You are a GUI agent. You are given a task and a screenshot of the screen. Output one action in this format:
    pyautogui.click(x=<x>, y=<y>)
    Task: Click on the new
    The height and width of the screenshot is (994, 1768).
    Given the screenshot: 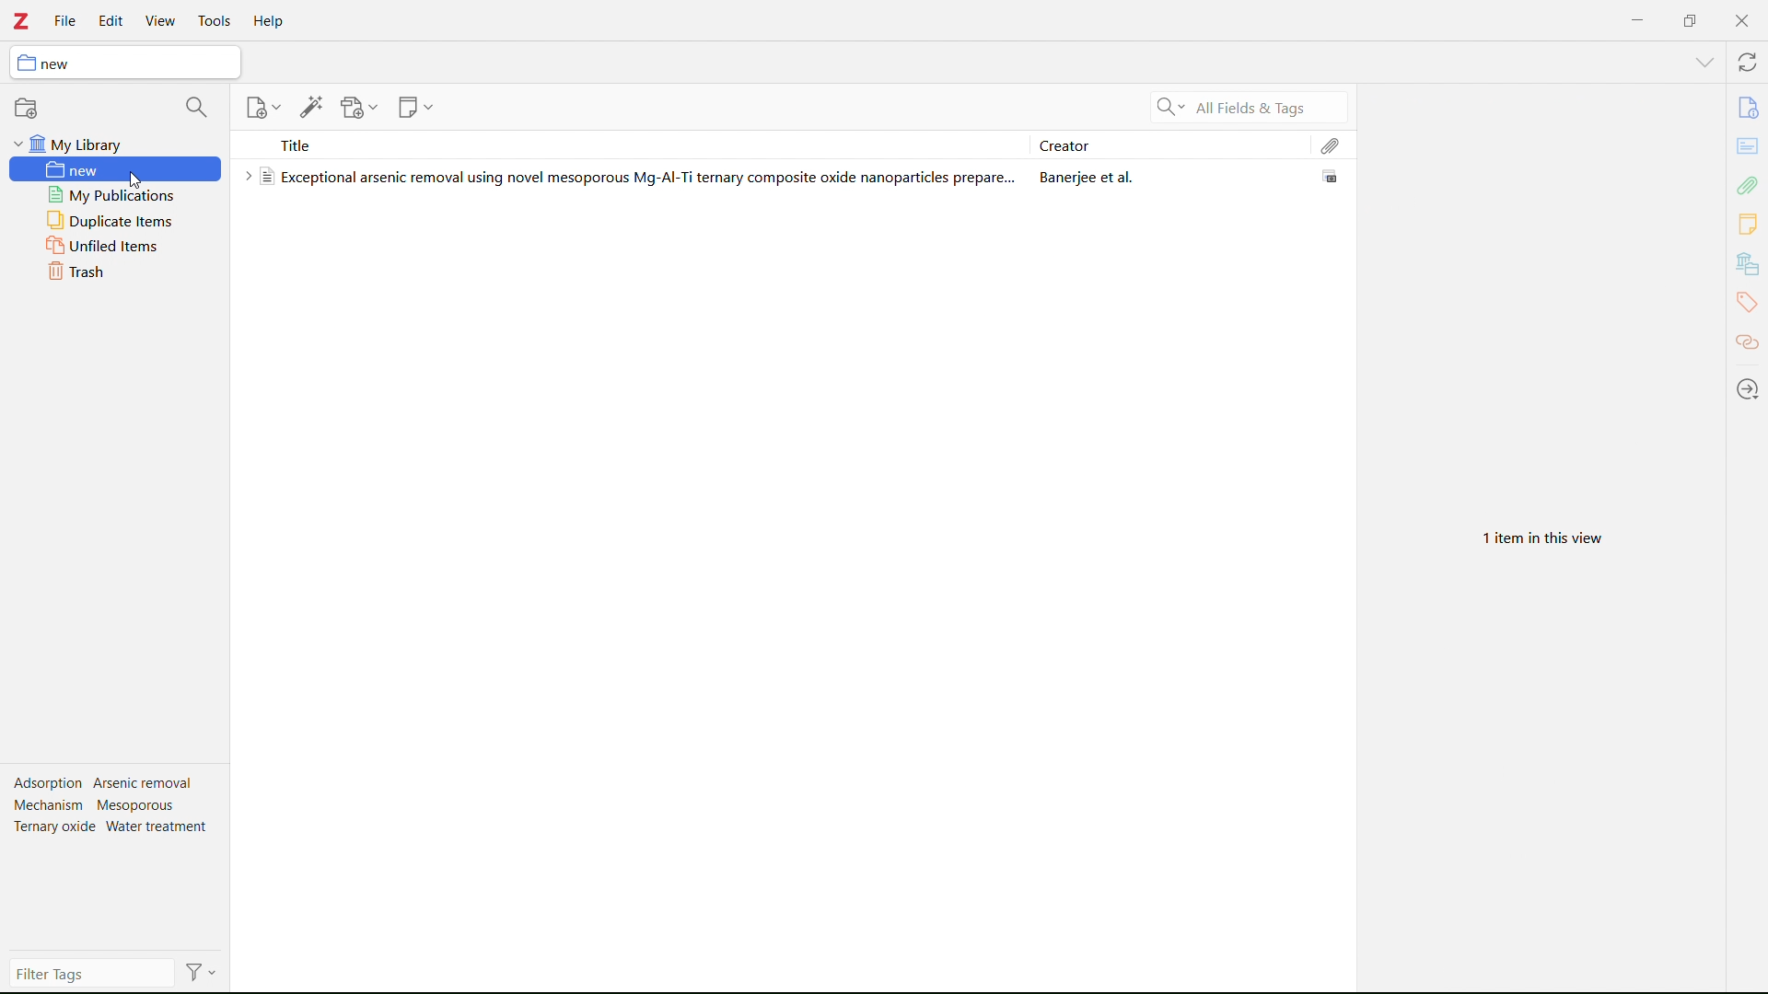 What is the action you would take?
    pyautogui.click(x=113, y=170)
    